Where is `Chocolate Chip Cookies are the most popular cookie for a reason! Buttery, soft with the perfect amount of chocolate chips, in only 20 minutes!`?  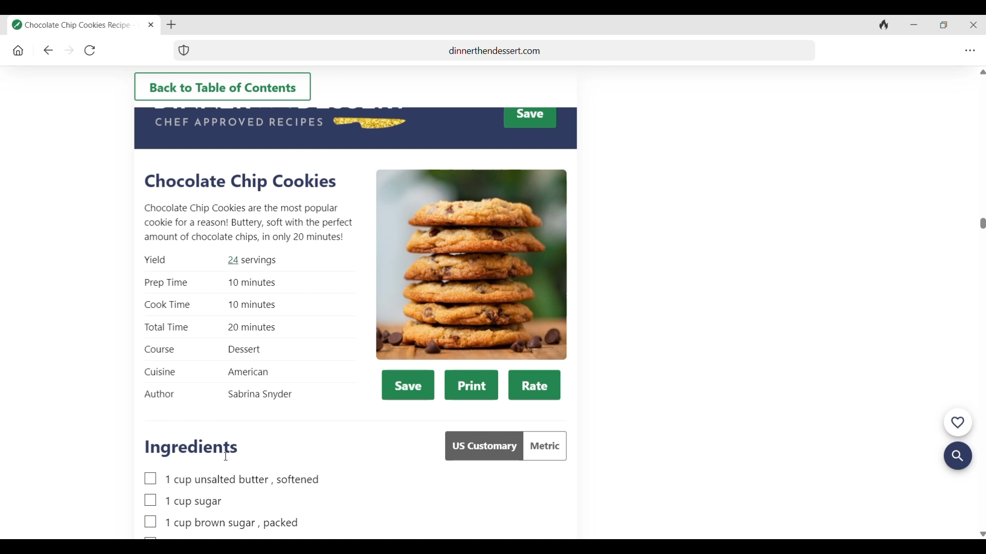 Chocolate Chip Cookies are the most popular cookie for a reason! Buttery, soft with the perfect amount of chocolate chips, in only 20 minutes! is located at coordinates (249, 223).